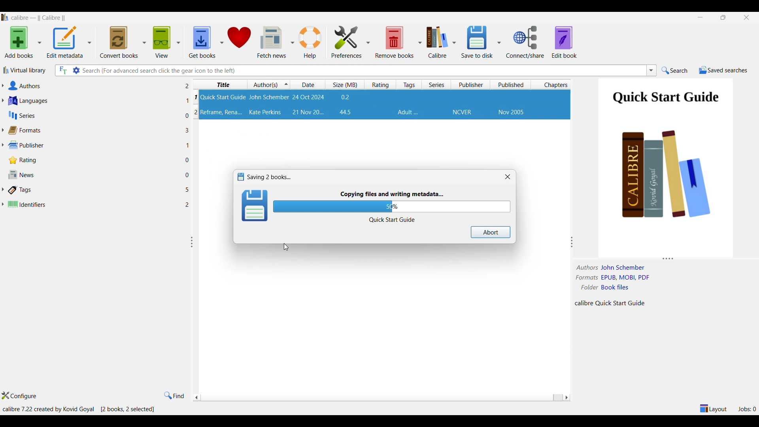 This screenshot has width=759, height=427. What do you see at coordinates (206, 42) in the screenshot?
I see `Get book options` at bounding box center [206, 42].